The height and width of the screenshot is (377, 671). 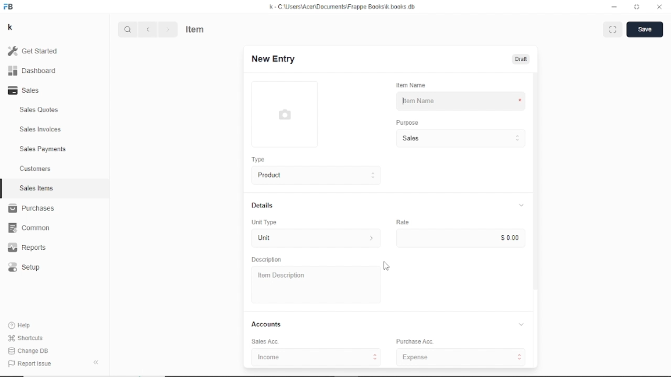 What do you see at coordinates (29, 228) in the screenshot?
I see `Common` at bounding box center [29, 228].